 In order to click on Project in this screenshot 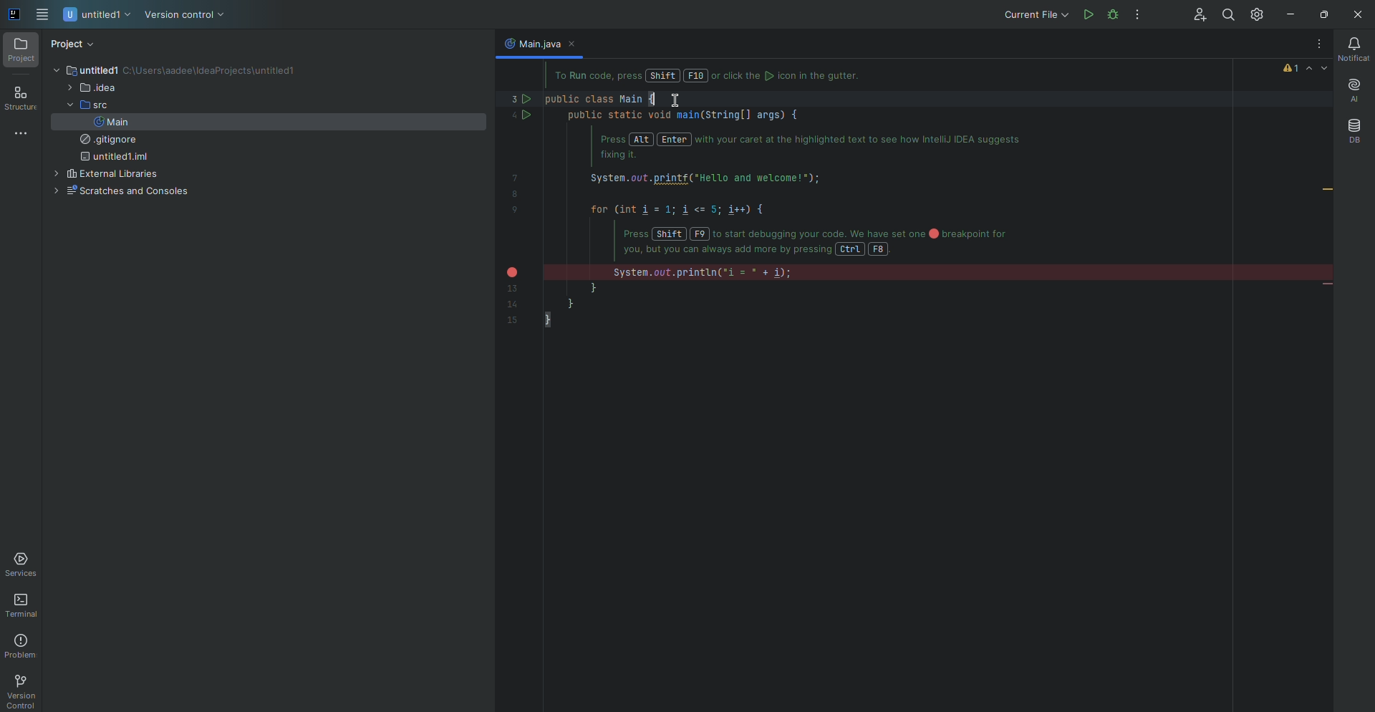, I will do `click(21, 51)`.